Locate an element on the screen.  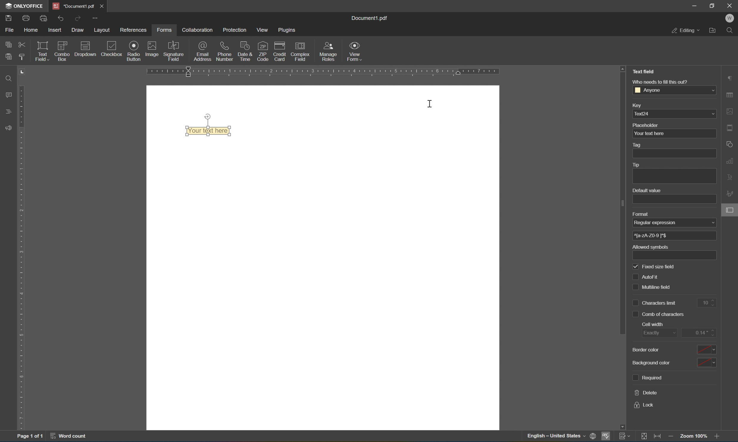
protection is located at coordinates (235, 30).